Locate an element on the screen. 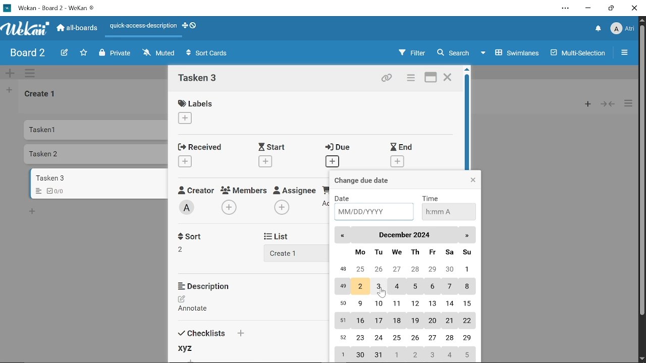 This screenshot has width=646, height=363. Sort cards is located at coordinates (209, 54).